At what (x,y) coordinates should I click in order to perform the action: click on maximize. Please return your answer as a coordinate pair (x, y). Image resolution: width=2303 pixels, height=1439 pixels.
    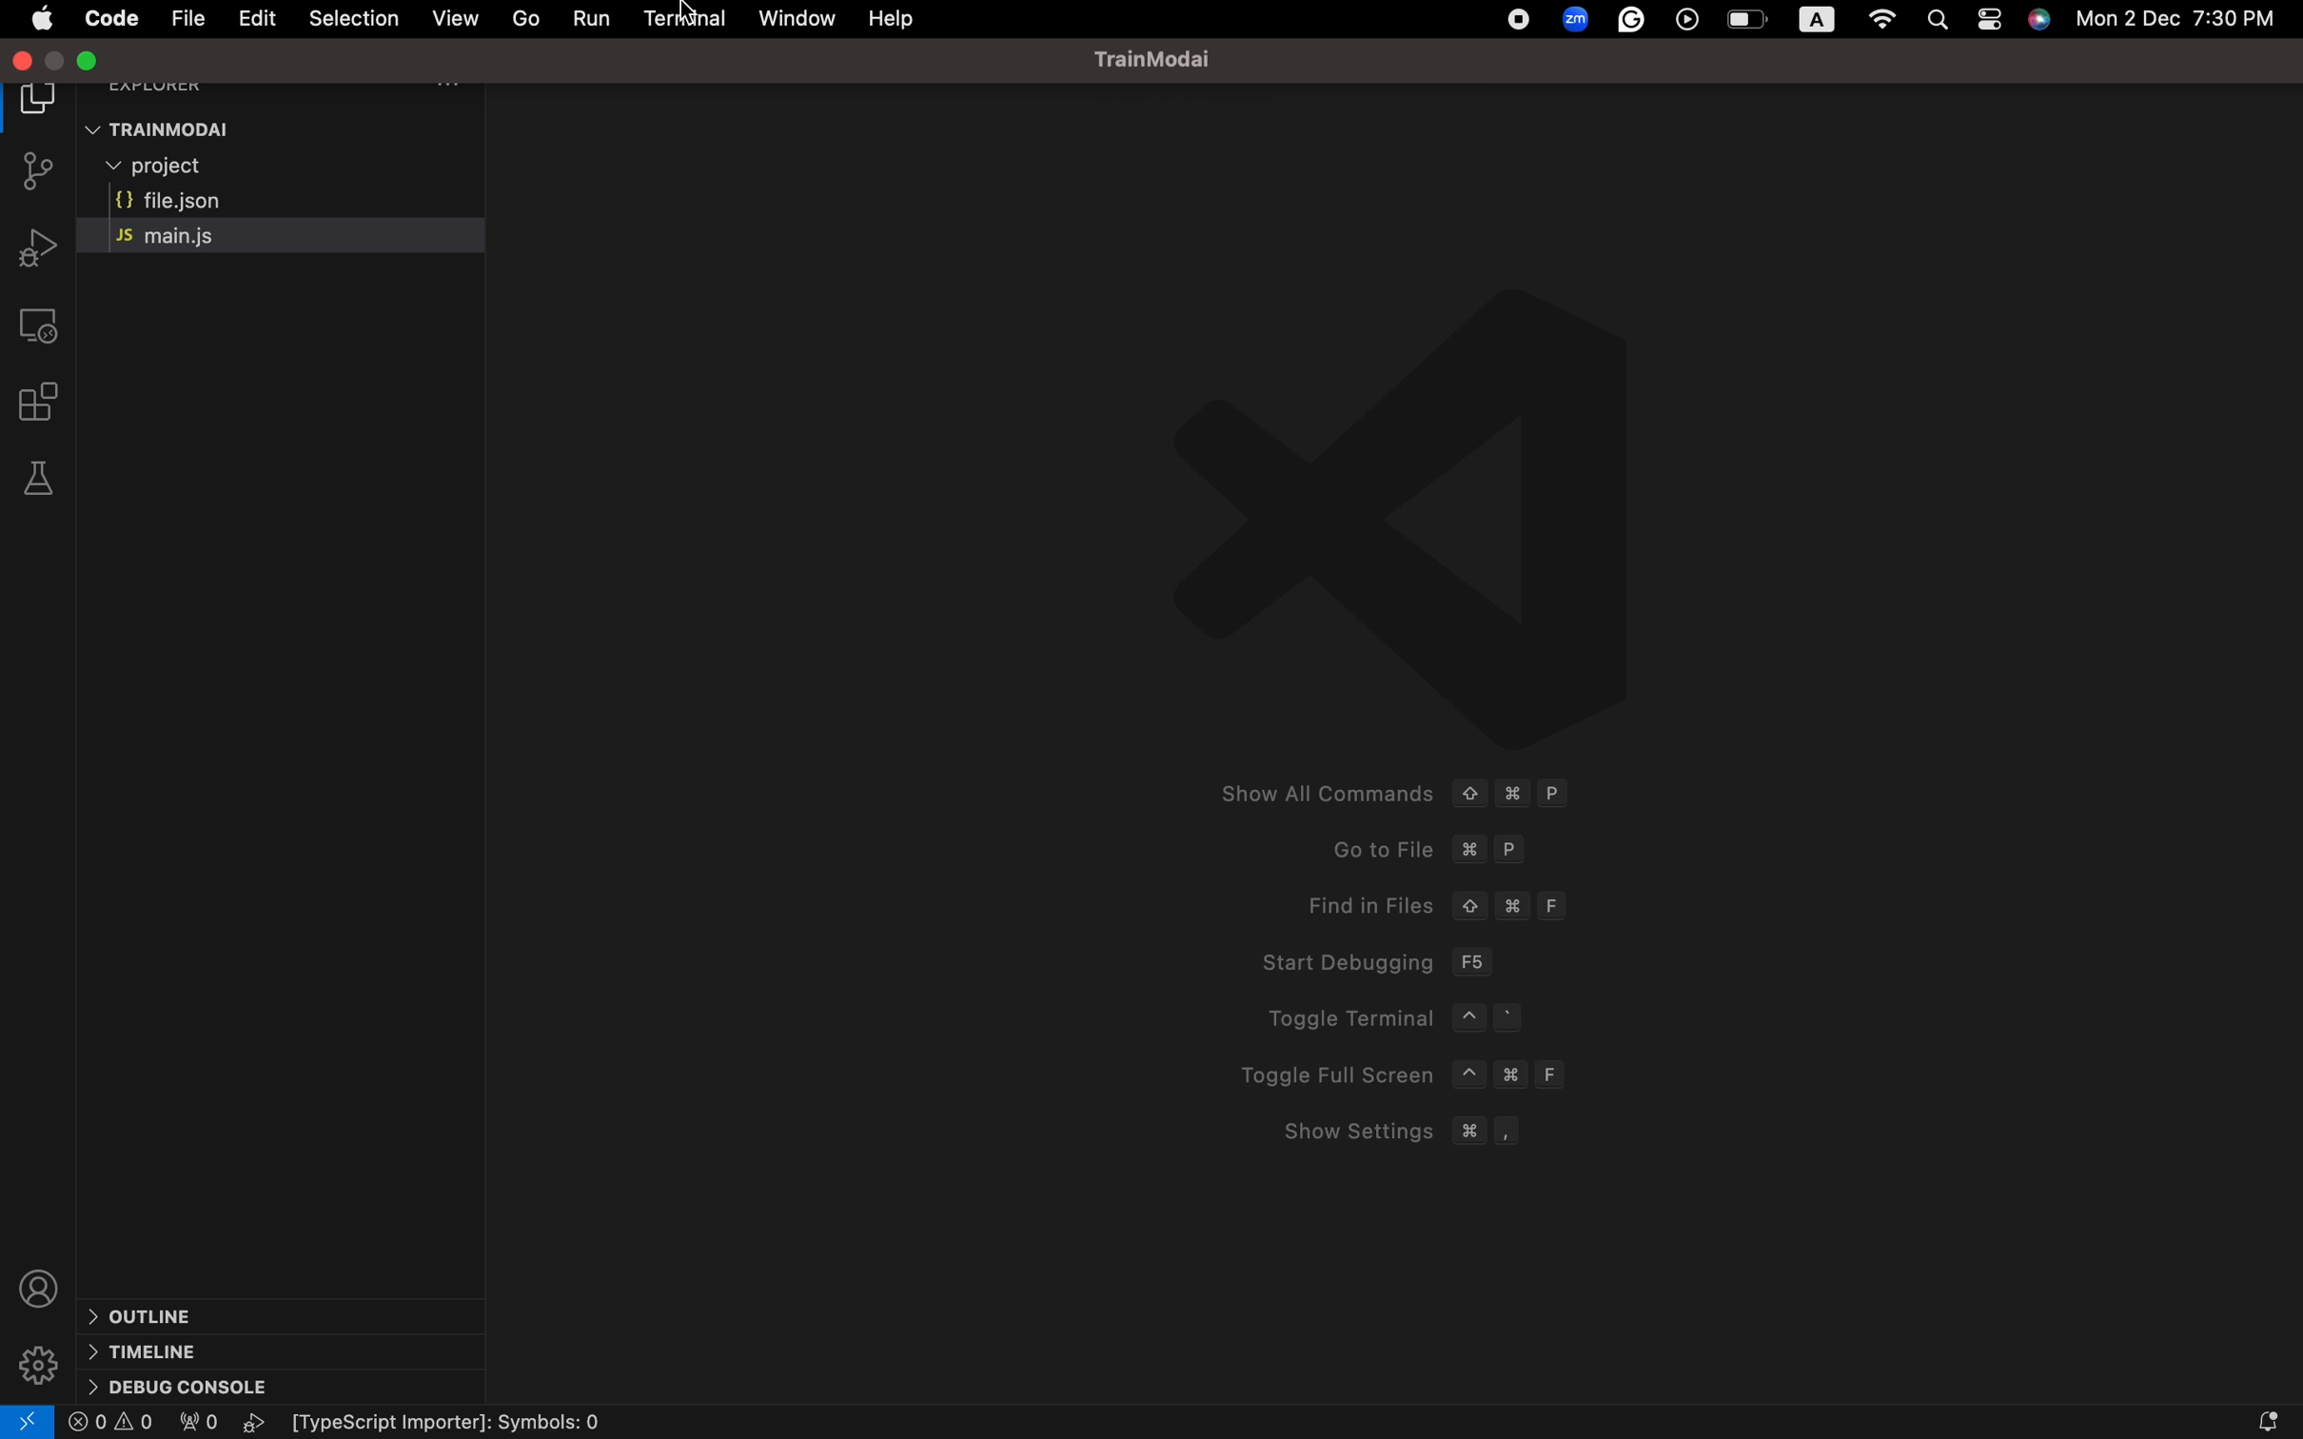
    Looking at the image, I should click on (60, 61).